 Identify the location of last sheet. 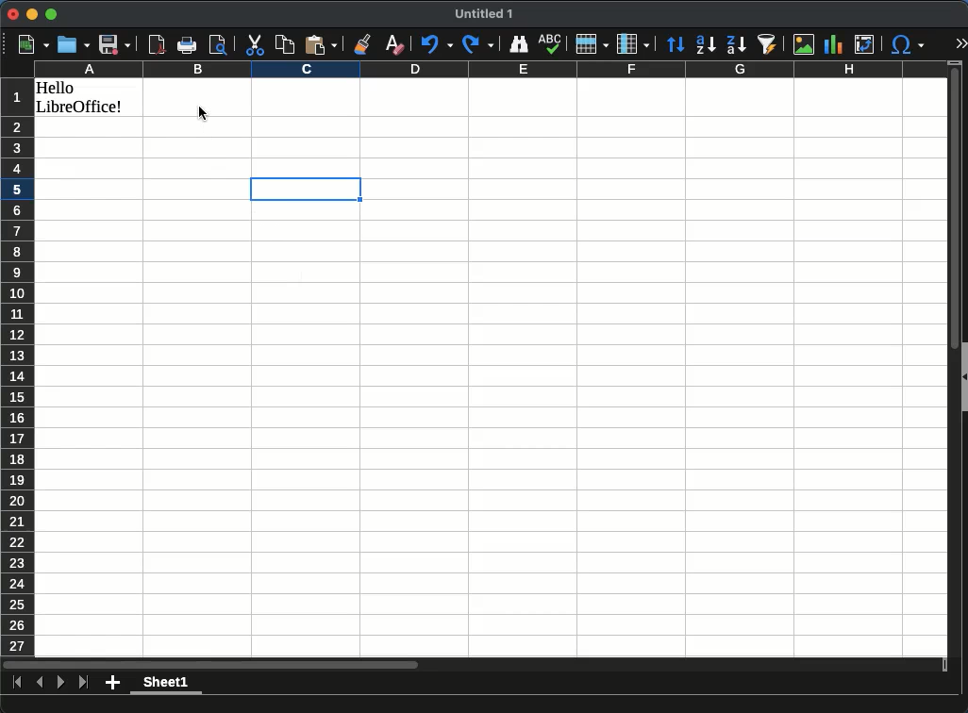
(84, 682).